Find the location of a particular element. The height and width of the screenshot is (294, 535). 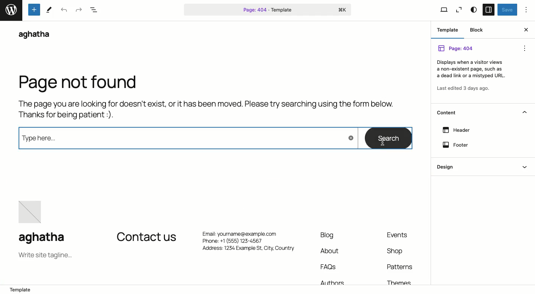

Header is located at coordinates (452, 129).